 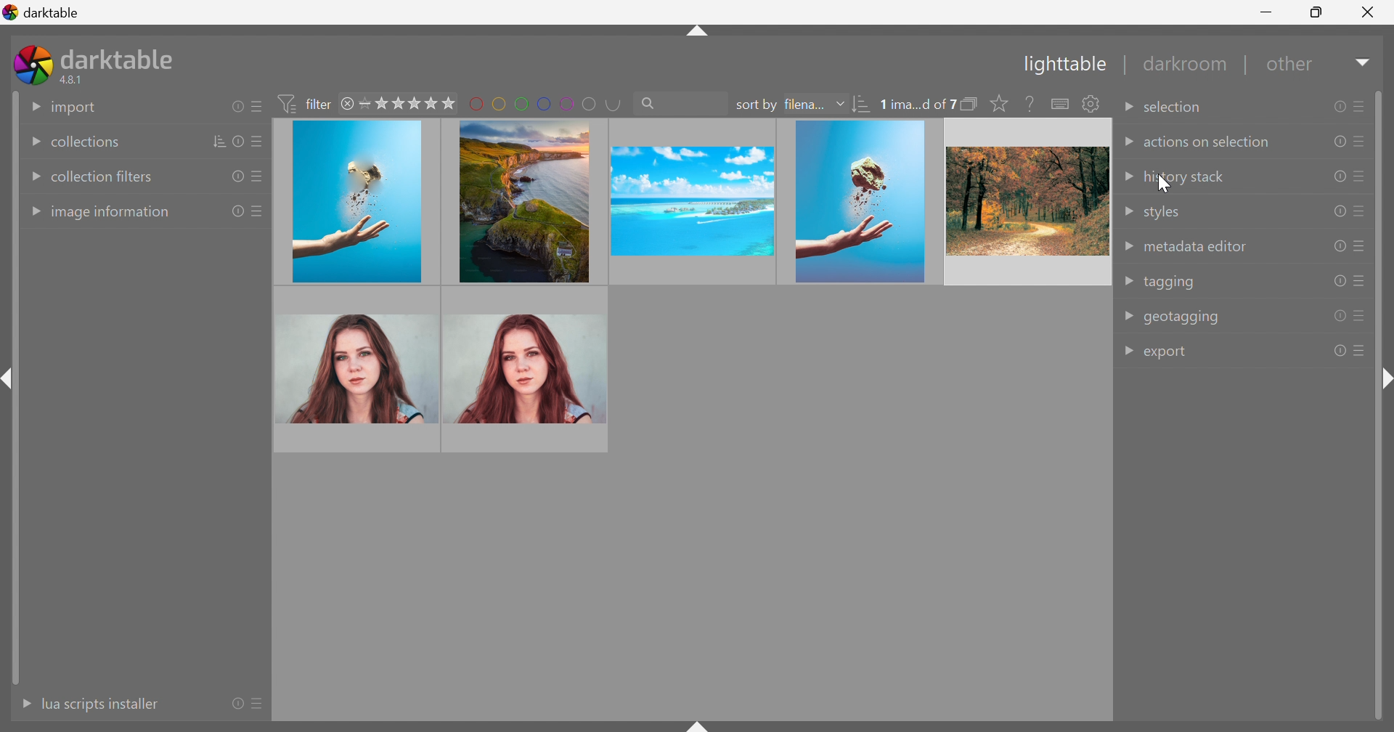 I want to click on Drop Down, so click(x=33, y=212).